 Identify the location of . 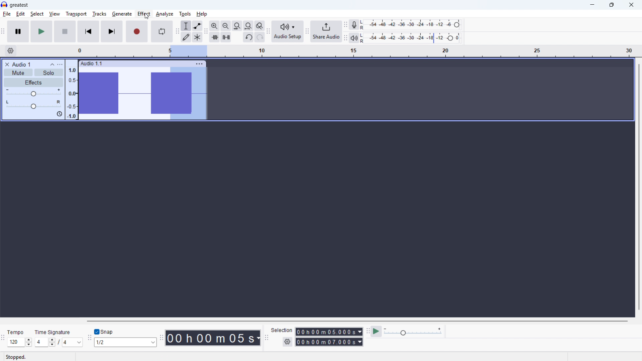
(52, 332).